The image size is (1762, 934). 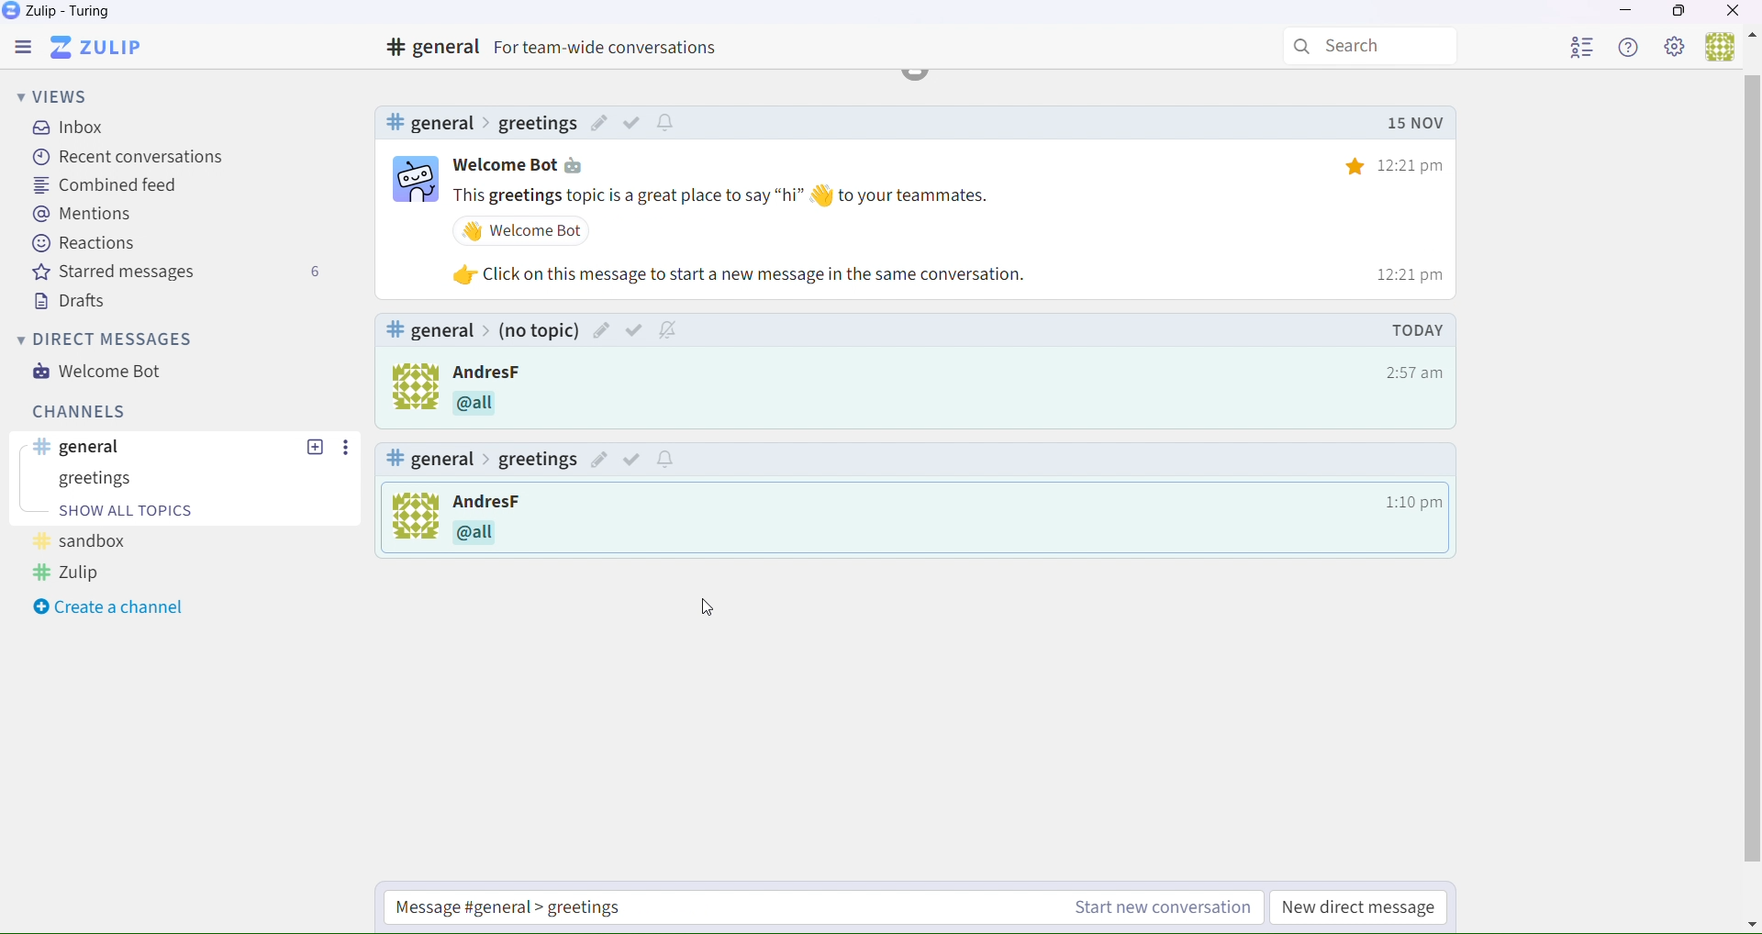 I want to click on #general> (No Topic), so click(x=483, y=329).